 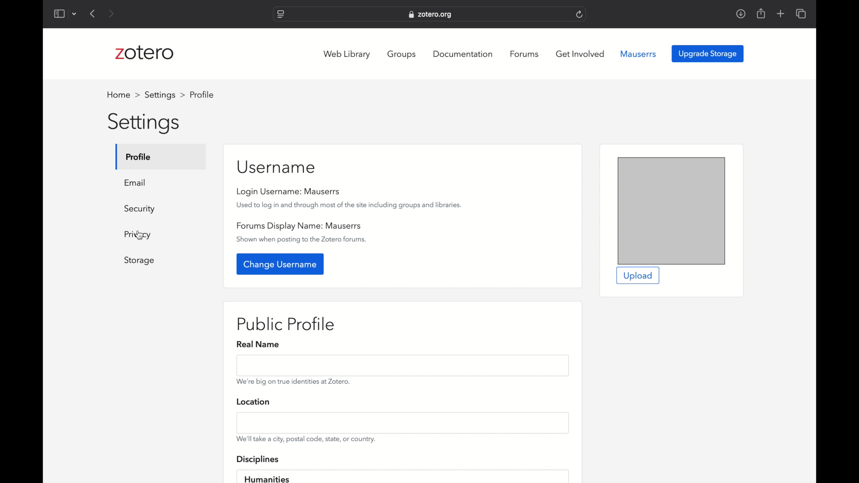 What do you see at coordinates (136, 182) in the screenshot?
I see `email` at bounding box center [136, 182].